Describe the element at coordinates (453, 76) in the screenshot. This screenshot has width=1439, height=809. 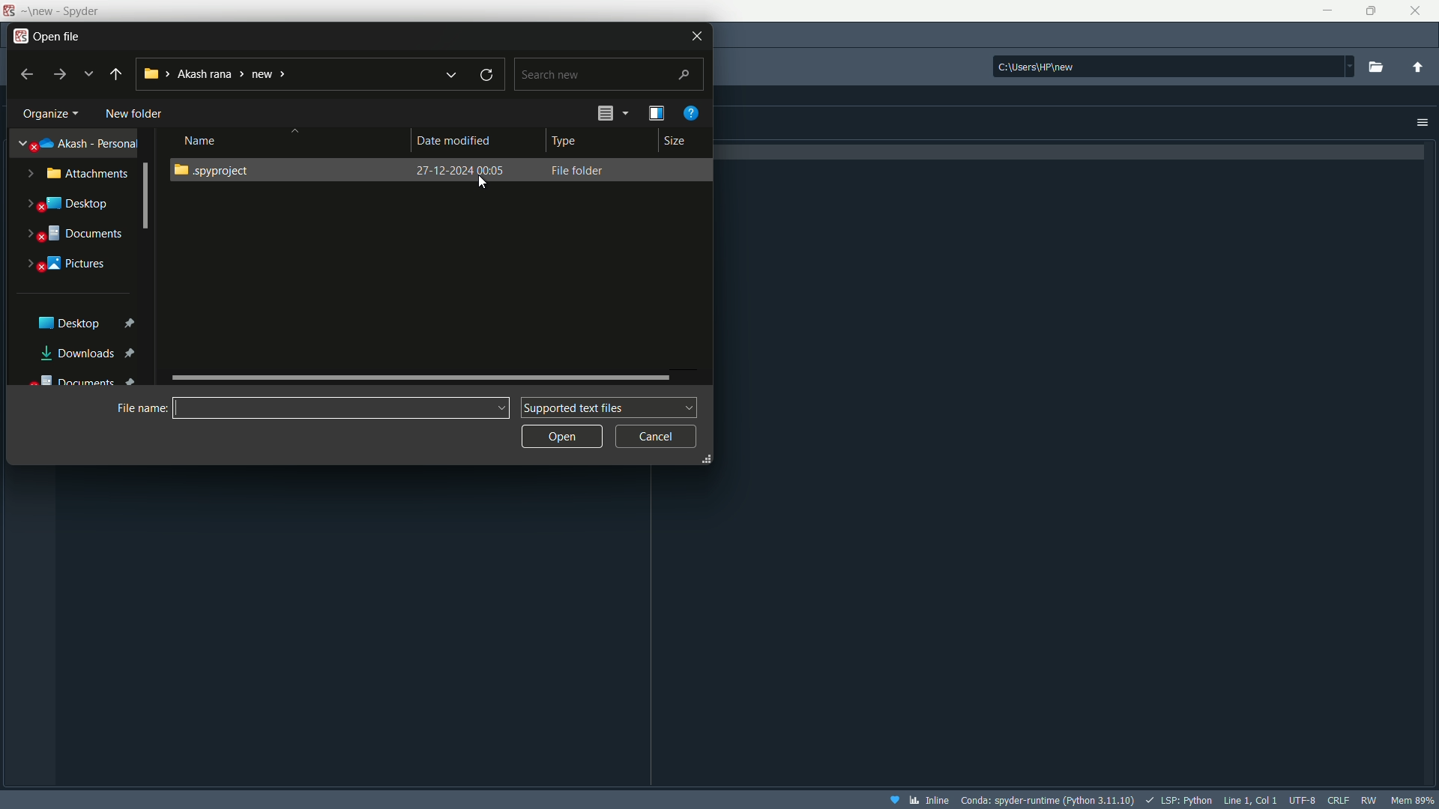
I see `recent locations` at that location.